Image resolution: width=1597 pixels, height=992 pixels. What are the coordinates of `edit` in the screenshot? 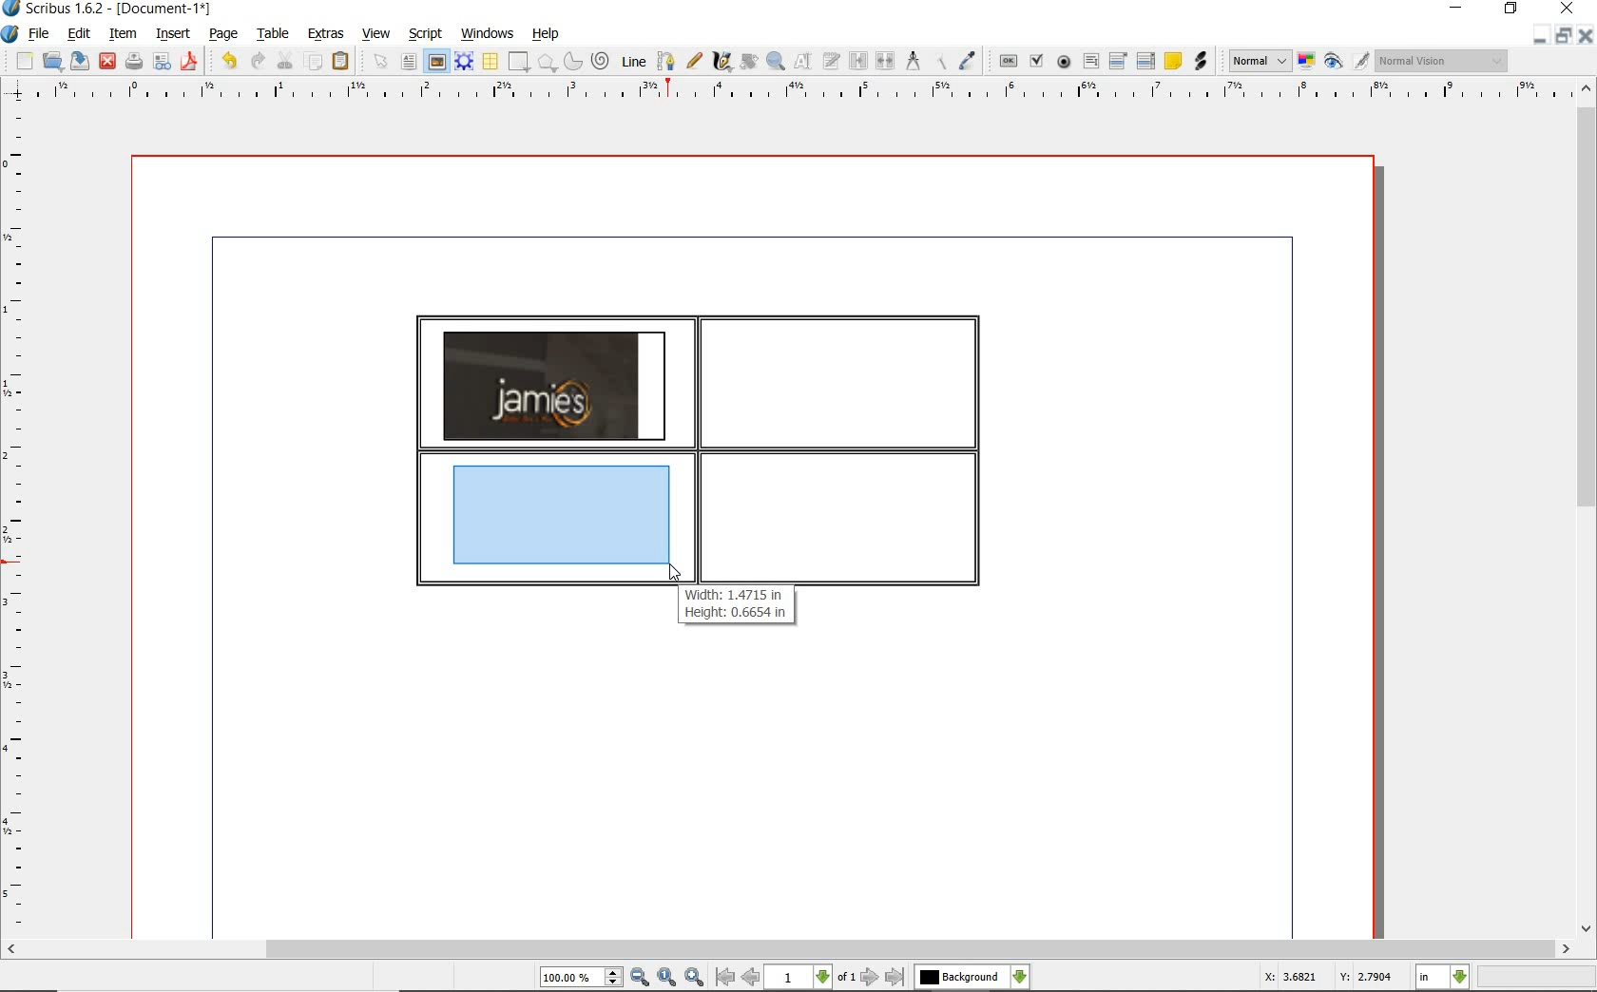 It's located at (77, 34).